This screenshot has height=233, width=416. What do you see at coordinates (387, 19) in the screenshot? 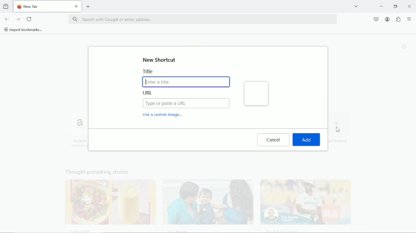
I see `account` at bounding box center [387, 19].